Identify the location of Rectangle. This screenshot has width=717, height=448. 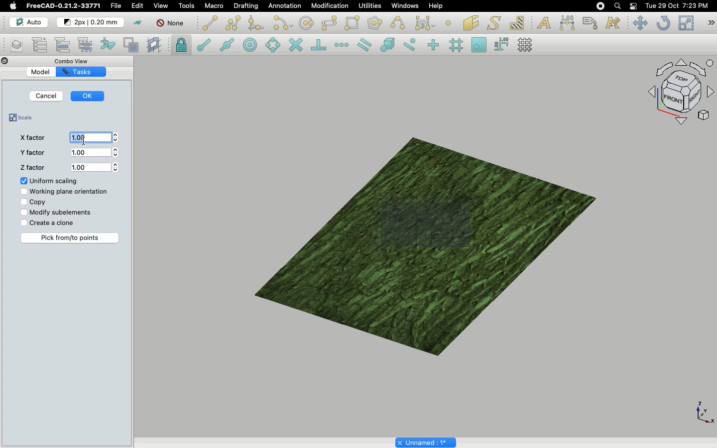
(352, 23).